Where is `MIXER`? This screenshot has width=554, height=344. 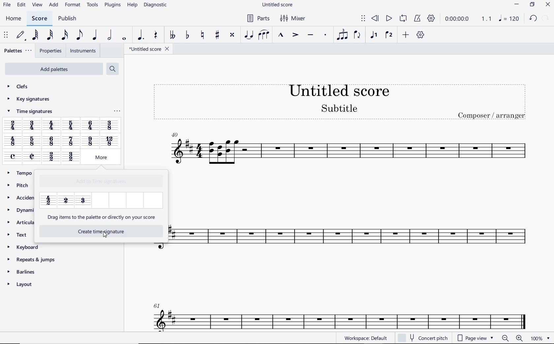
MIXER is located at coordinates (293, 19).